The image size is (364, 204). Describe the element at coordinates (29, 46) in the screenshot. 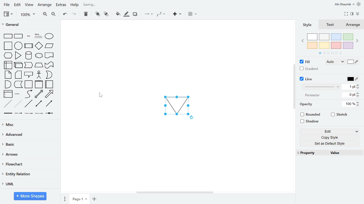

I see `process` at that location.